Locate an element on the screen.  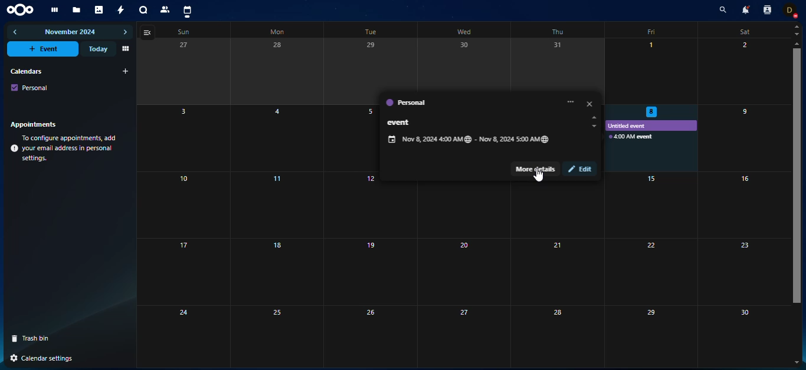
thu is located at coordinates (558, 32).